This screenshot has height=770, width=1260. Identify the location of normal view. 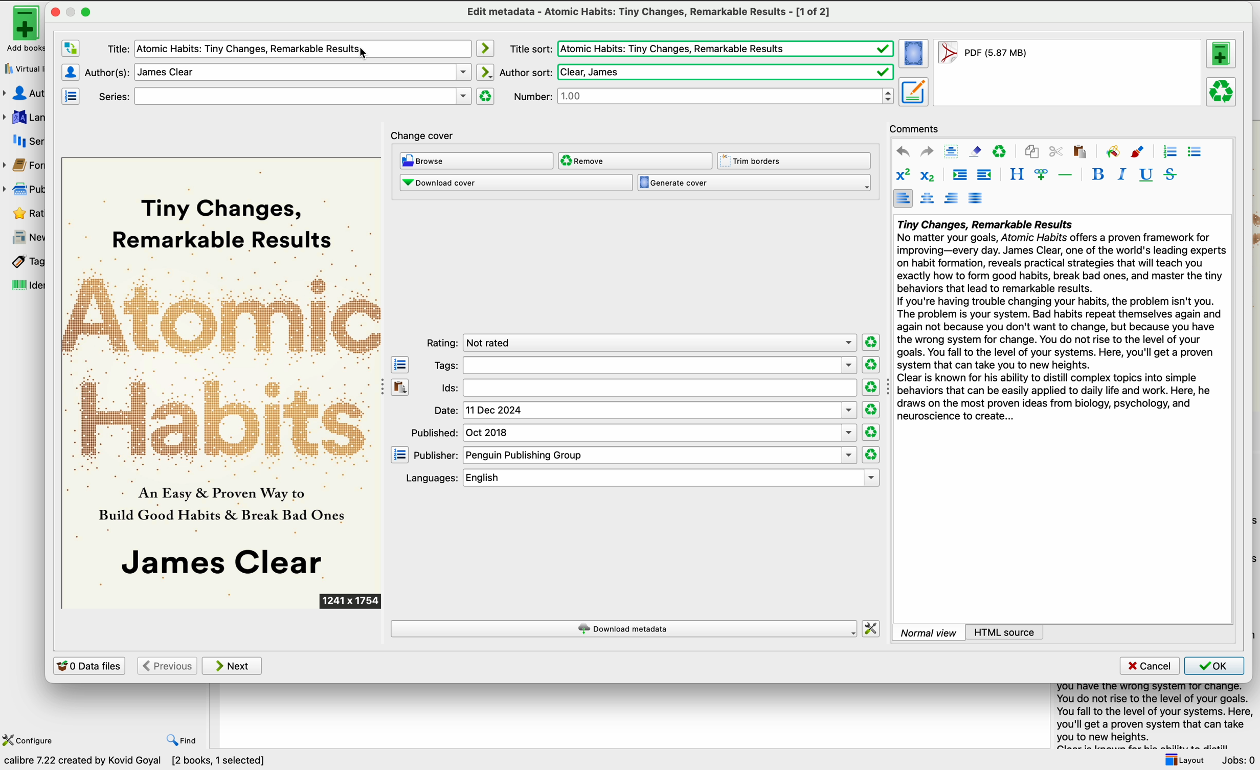
(929, 632).